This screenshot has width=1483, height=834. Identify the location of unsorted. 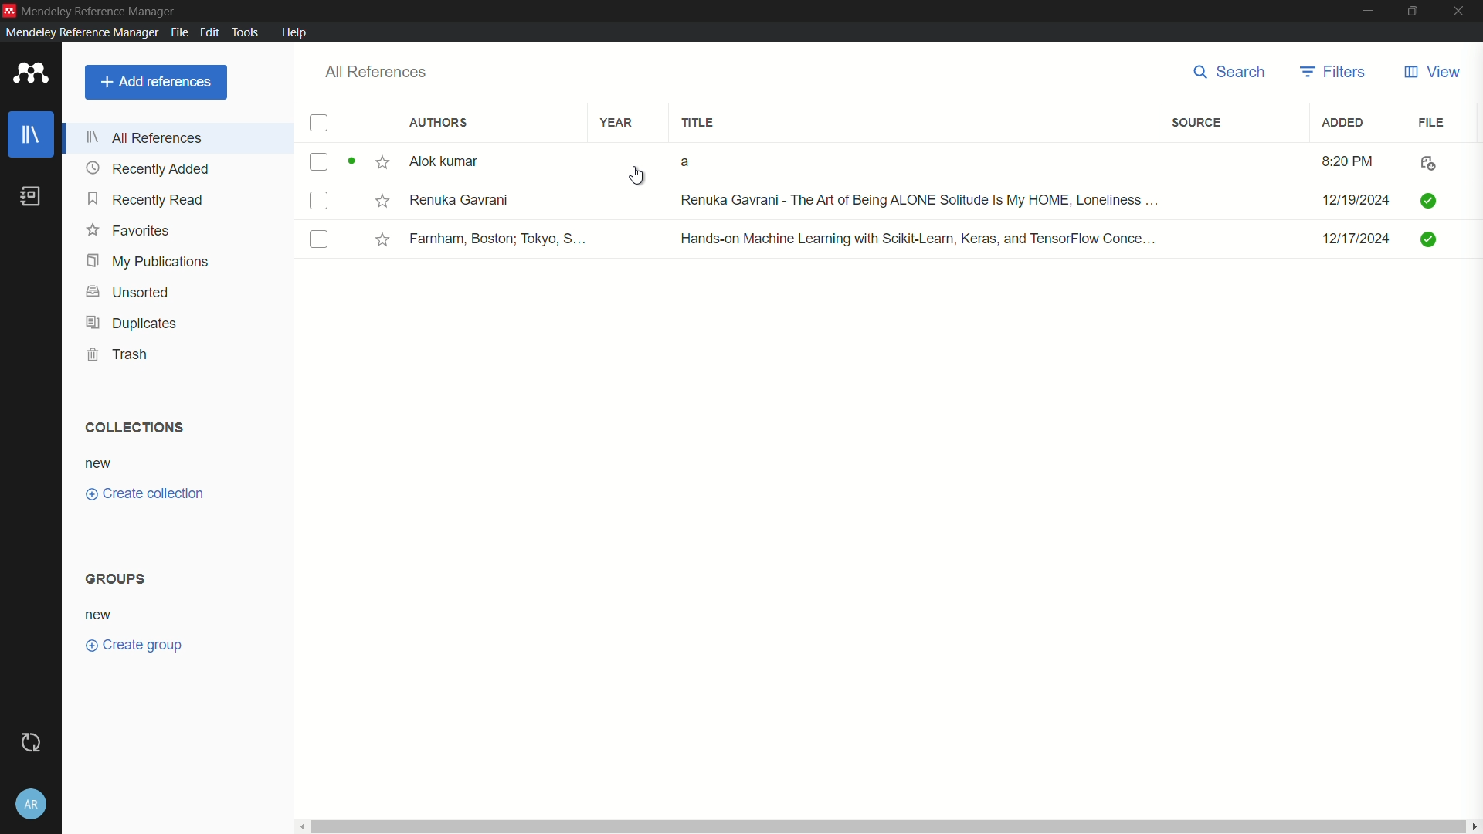
(129, 293).